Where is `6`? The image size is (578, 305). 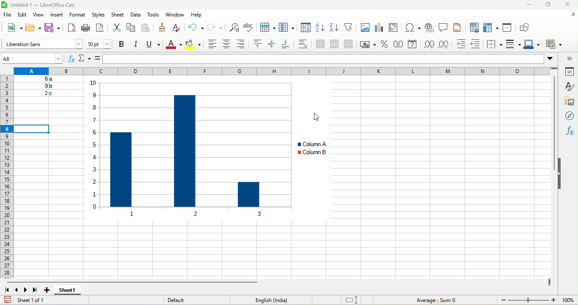
6 is located at coordinates (38, 79).